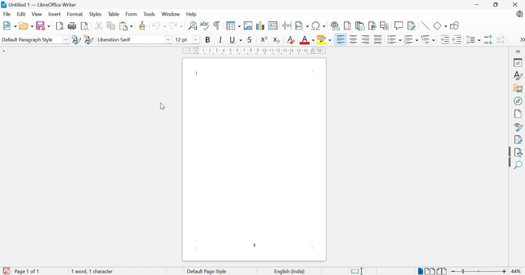 This screenshot has width=525, height=275. I want to click on Decrease paragraph spacing, so click(500, 39).